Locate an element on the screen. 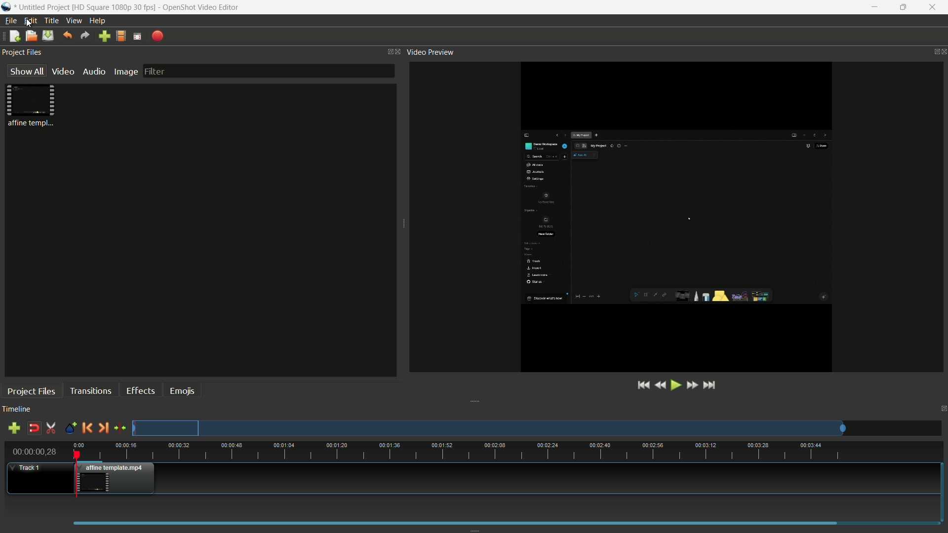 This screenshot has width=948, height=533. file menu is located at coordinates (10, 21).